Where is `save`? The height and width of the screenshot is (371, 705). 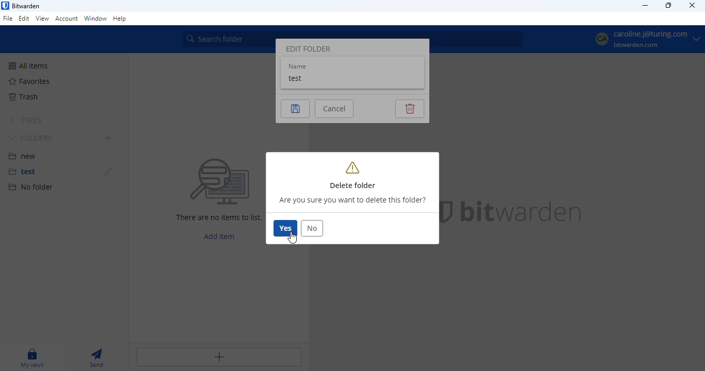 save is located at coordinates (294, 109).